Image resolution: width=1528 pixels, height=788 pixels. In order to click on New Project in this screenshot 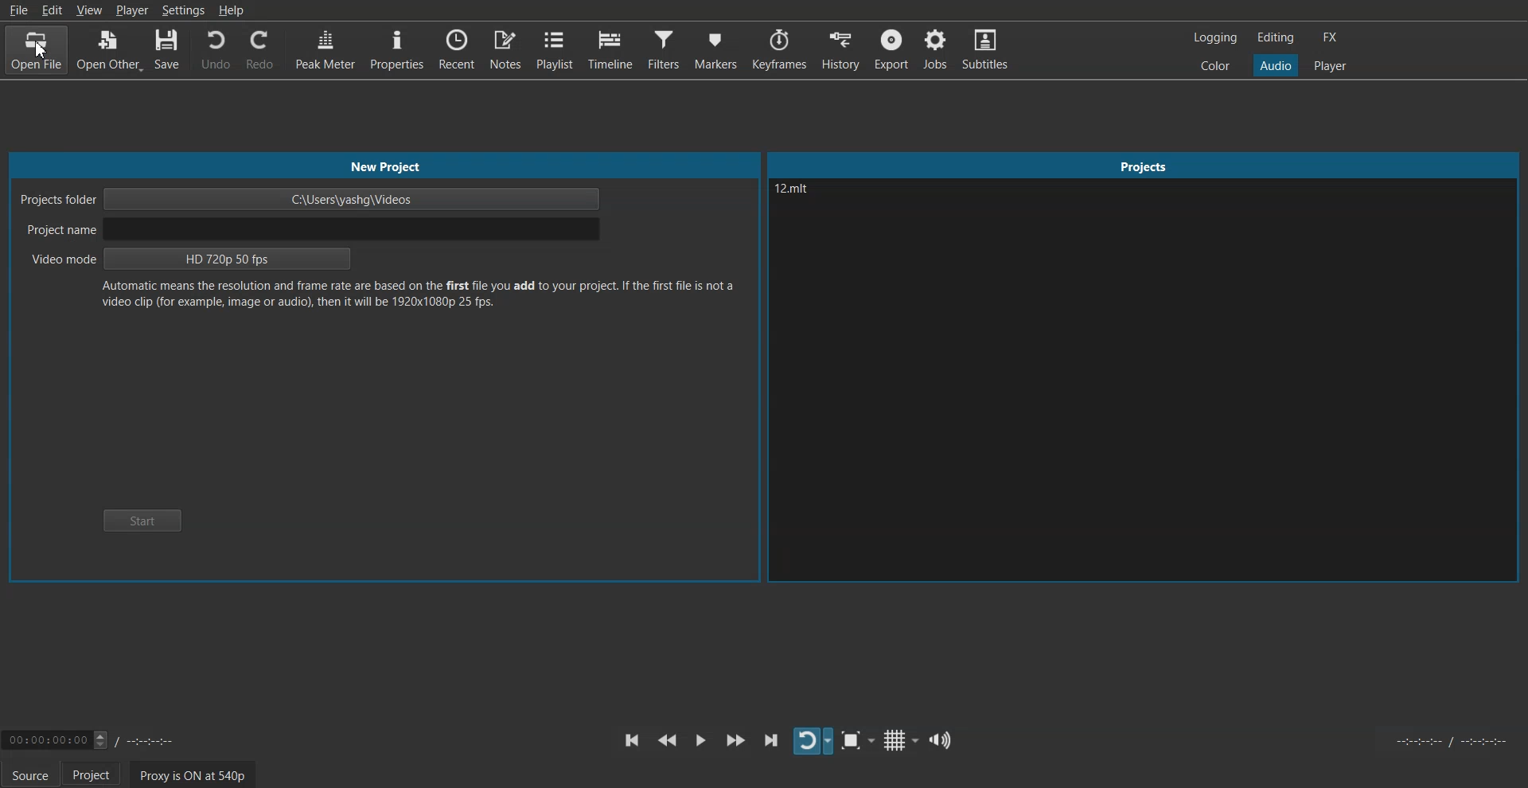, I will do `click(383, 166)`.